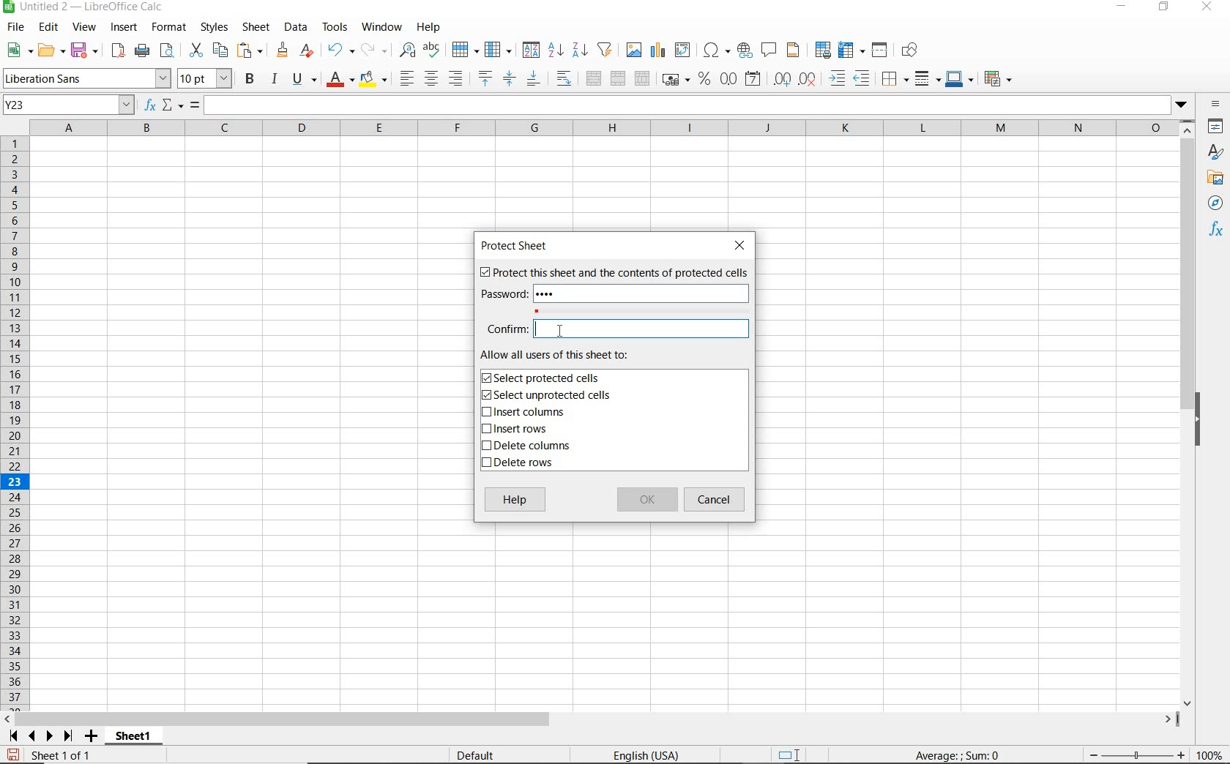 The image size is (1230, 764). What do you see at coordinates (41, 735) in the screenshot?
I see `SCROLL TO NEXT SHEET` at bounding box center [41, 735].